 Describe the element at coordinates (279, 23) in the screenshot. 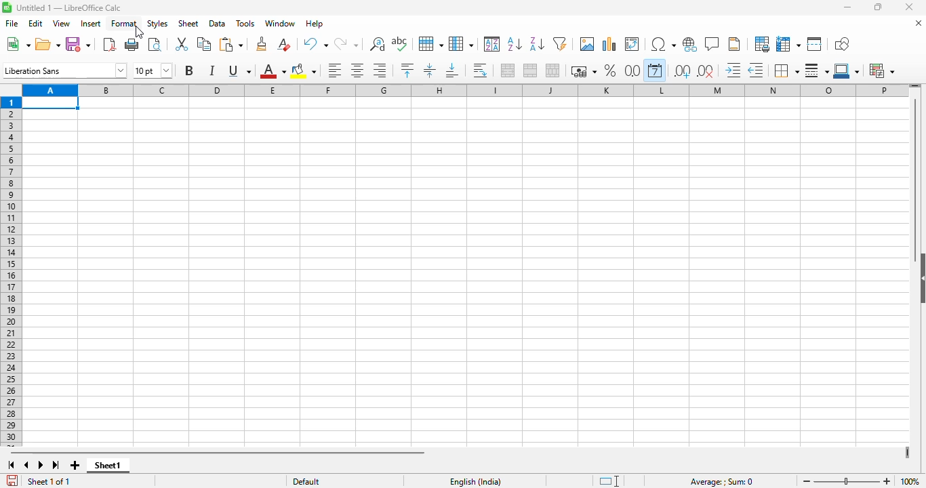

I see `window` at that location.